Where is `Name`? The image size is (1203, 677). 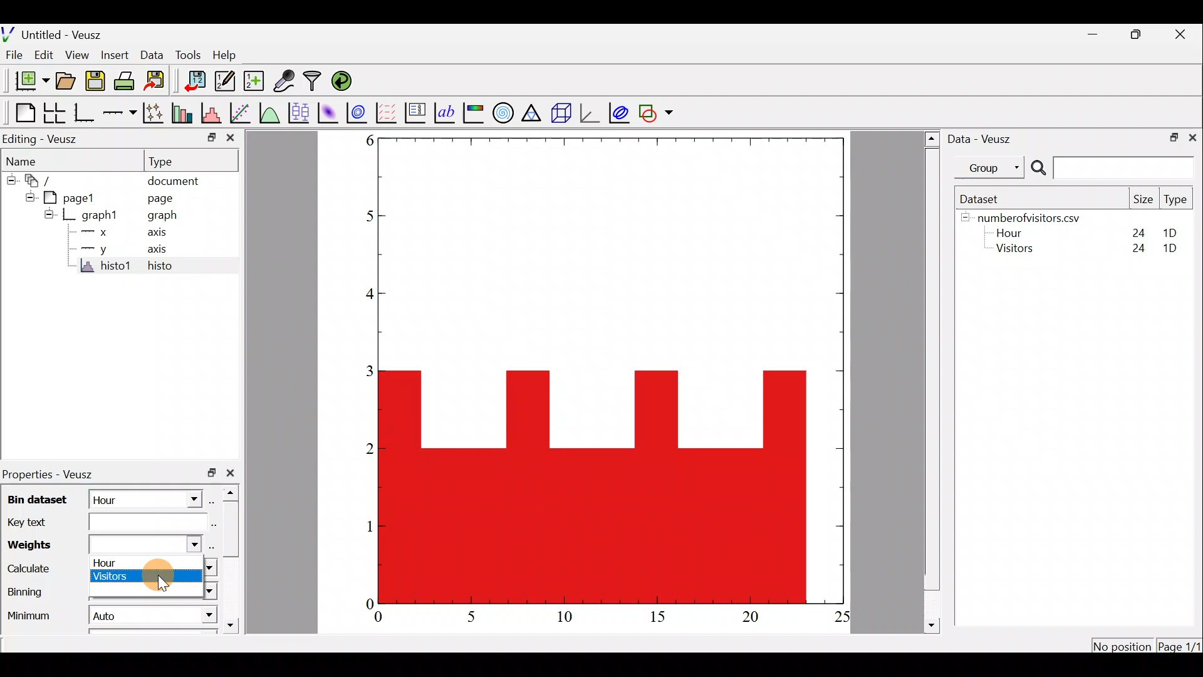 Name is located at coordinates (25, 159).